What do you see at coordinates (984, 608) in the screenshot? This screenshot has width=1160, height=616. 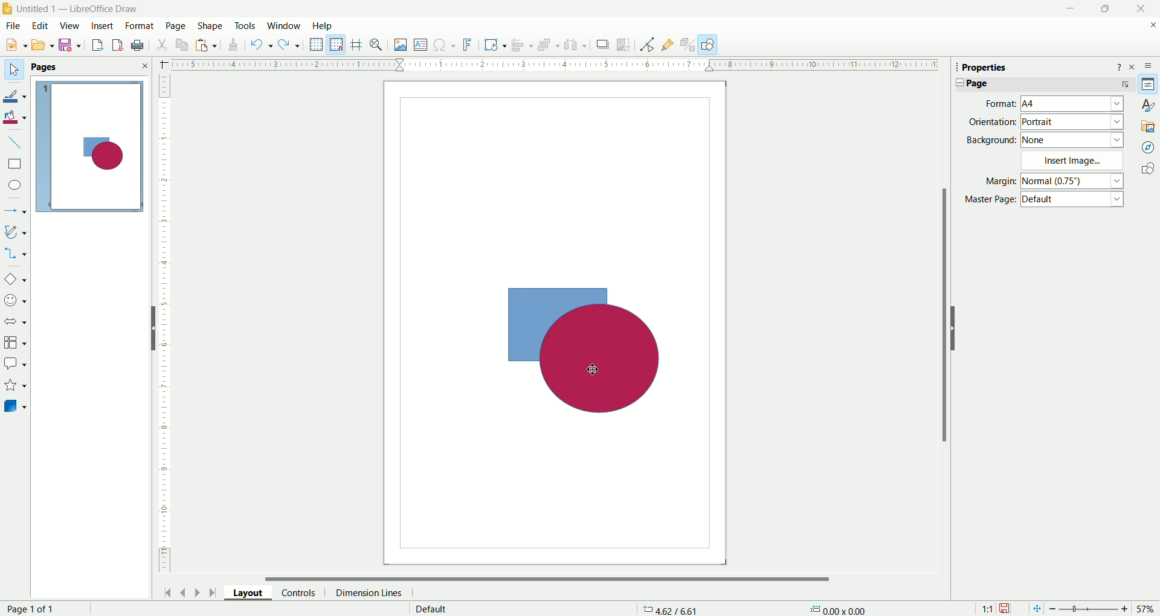 I see `scaling factor` at bounding box center [984, 608].